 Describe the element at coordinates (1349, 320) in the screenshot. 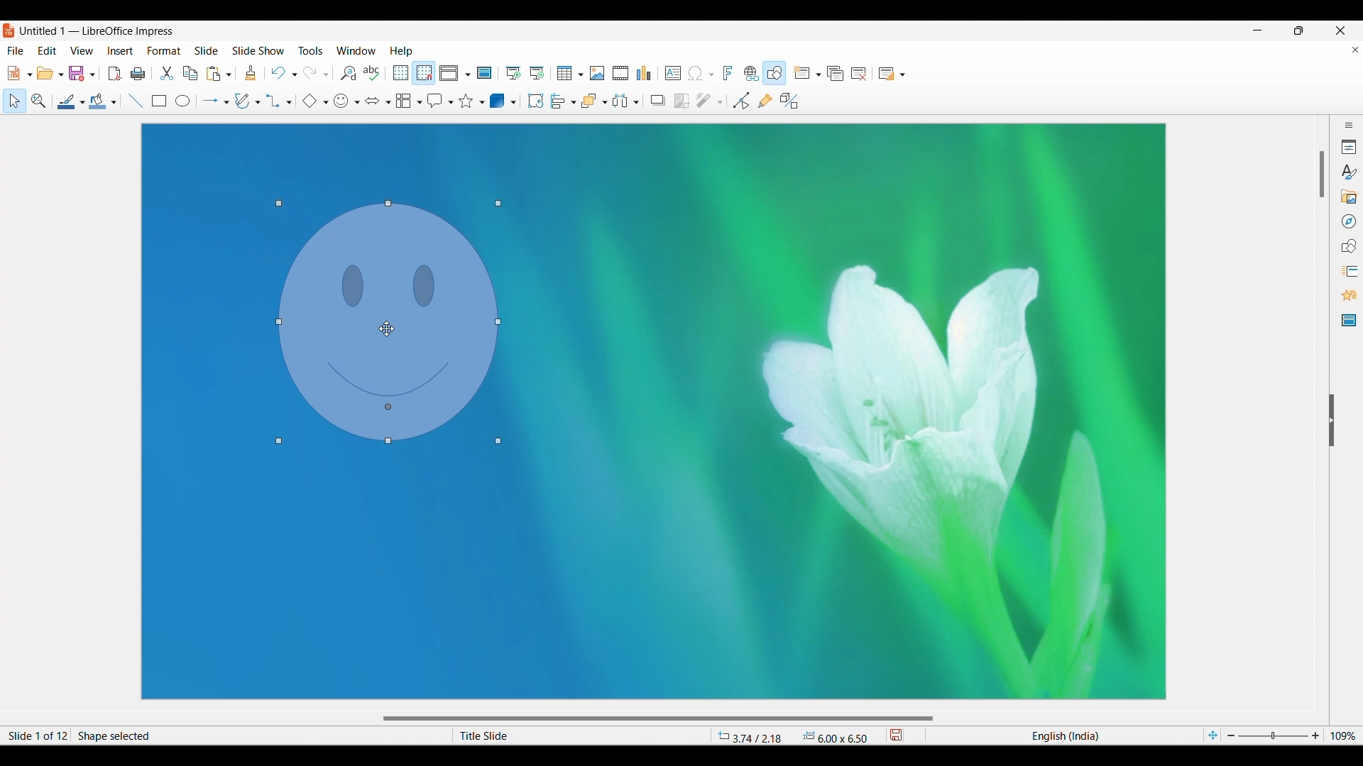

I see `Master slides` at that location.